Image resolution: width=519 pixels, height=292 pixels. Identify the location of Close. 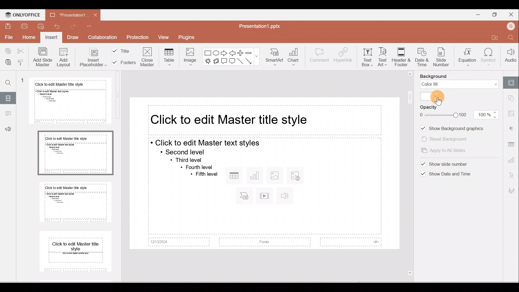
(96, 14).